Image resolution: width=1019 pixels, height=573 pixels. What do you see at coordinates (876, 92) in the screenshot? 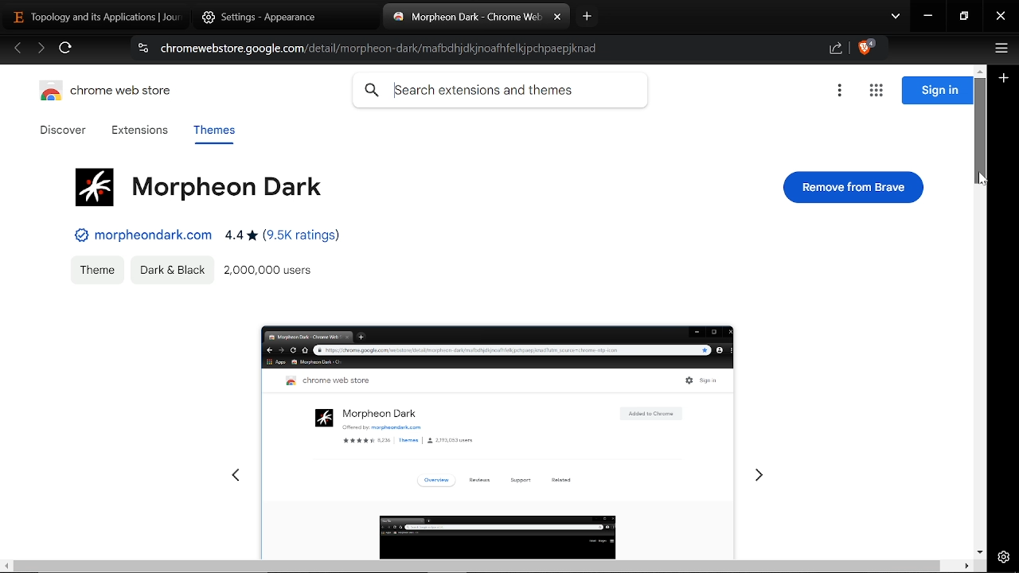
I see `Apps` at bounding box center [876, 92].